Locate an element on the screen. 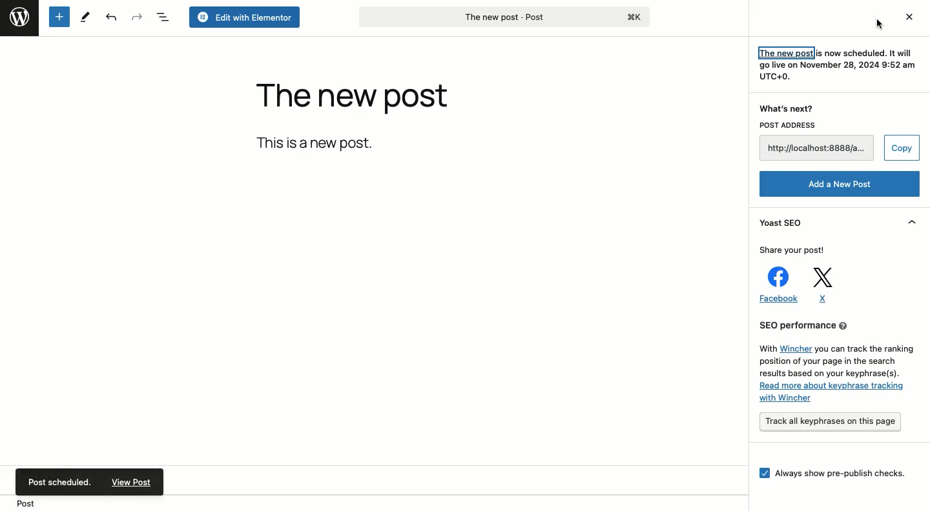  Copy is located at coordinates (900, 148).